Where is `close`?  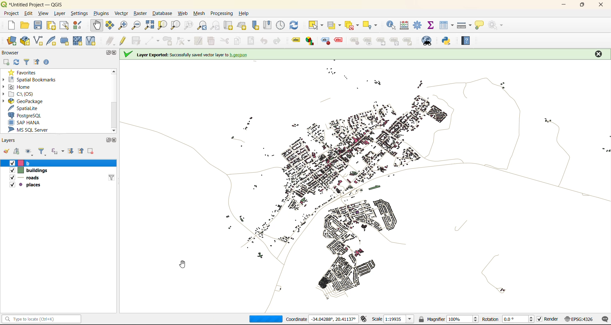 close is located at coordinates (116, 53).